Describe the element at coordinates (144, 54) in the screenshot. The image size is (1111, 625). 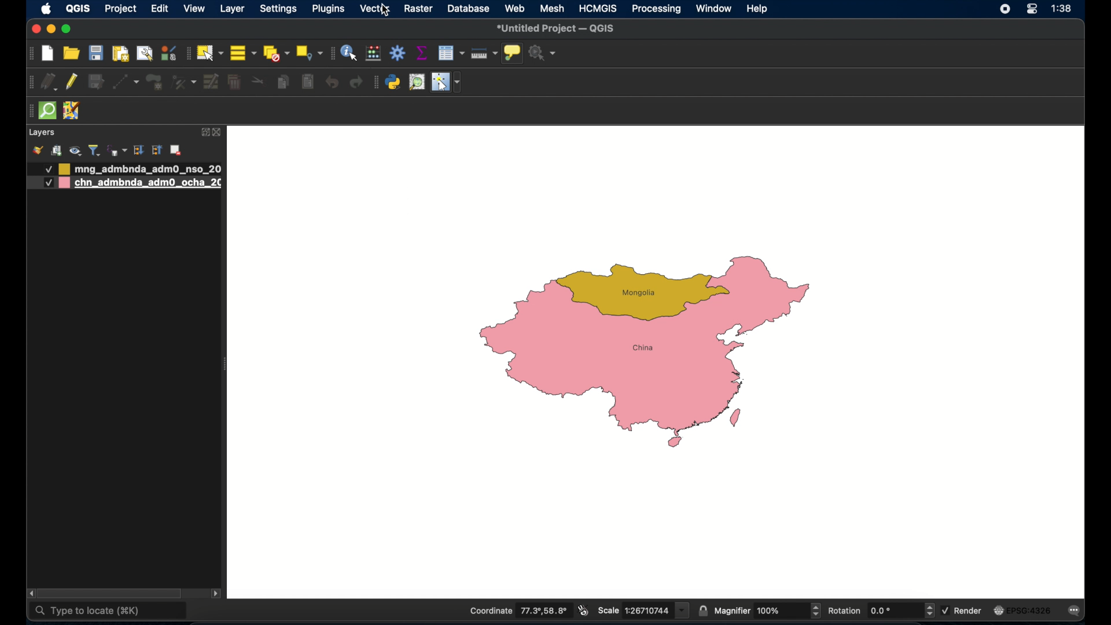
I see `show layout manager` at that location.